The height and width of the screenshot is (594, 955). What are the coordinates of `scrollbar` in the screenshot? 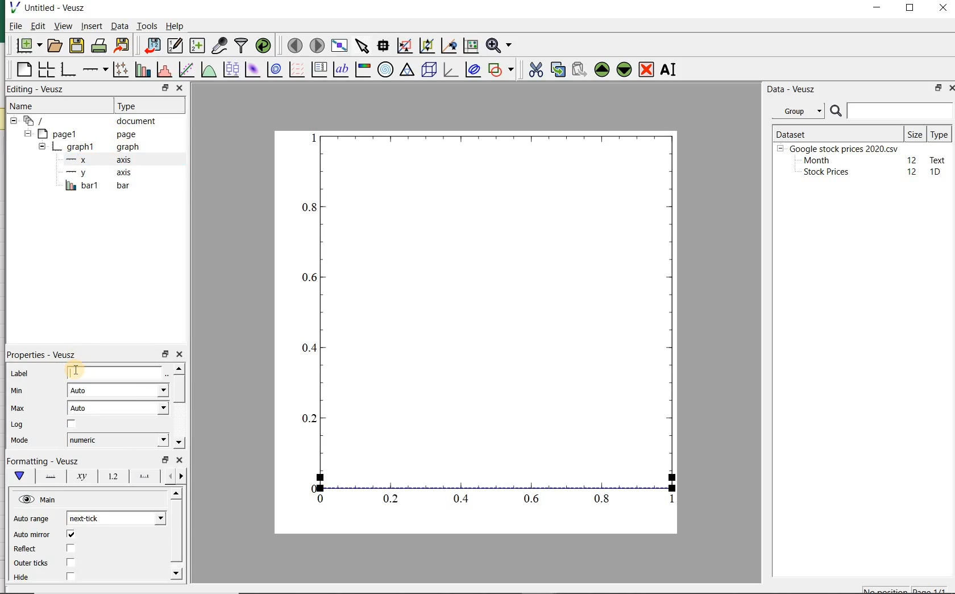 It's located at (175, 536).